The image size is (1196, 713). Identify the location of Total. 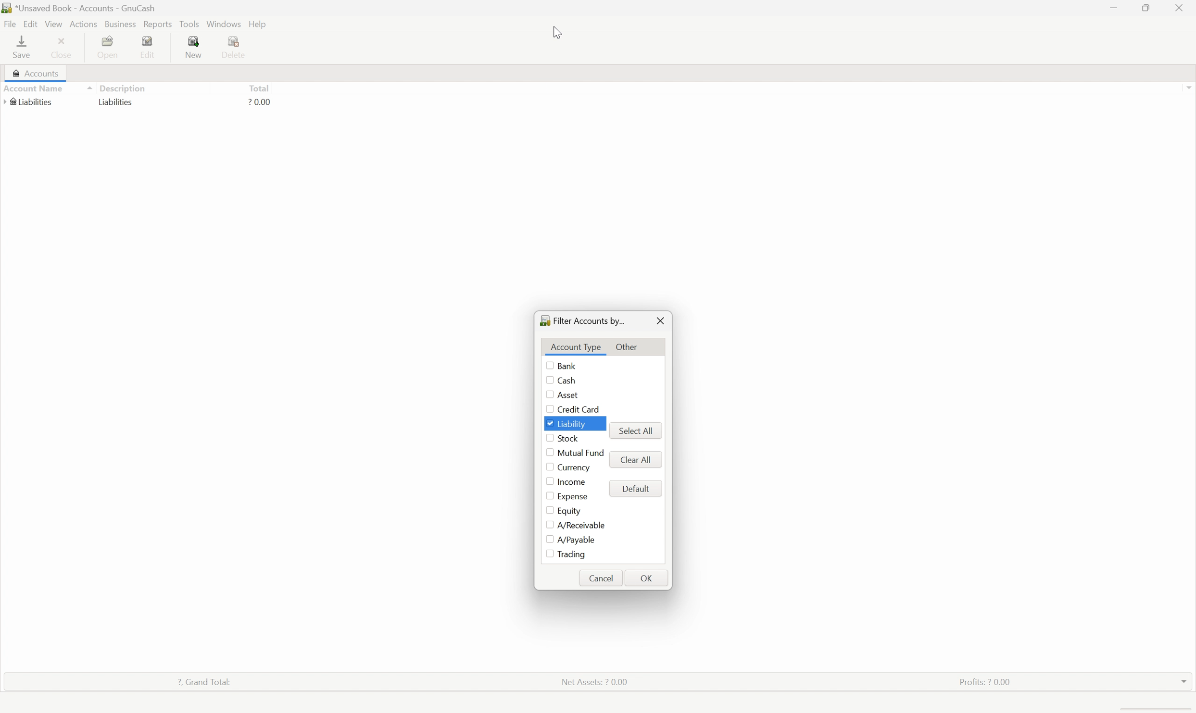
(259, 87).